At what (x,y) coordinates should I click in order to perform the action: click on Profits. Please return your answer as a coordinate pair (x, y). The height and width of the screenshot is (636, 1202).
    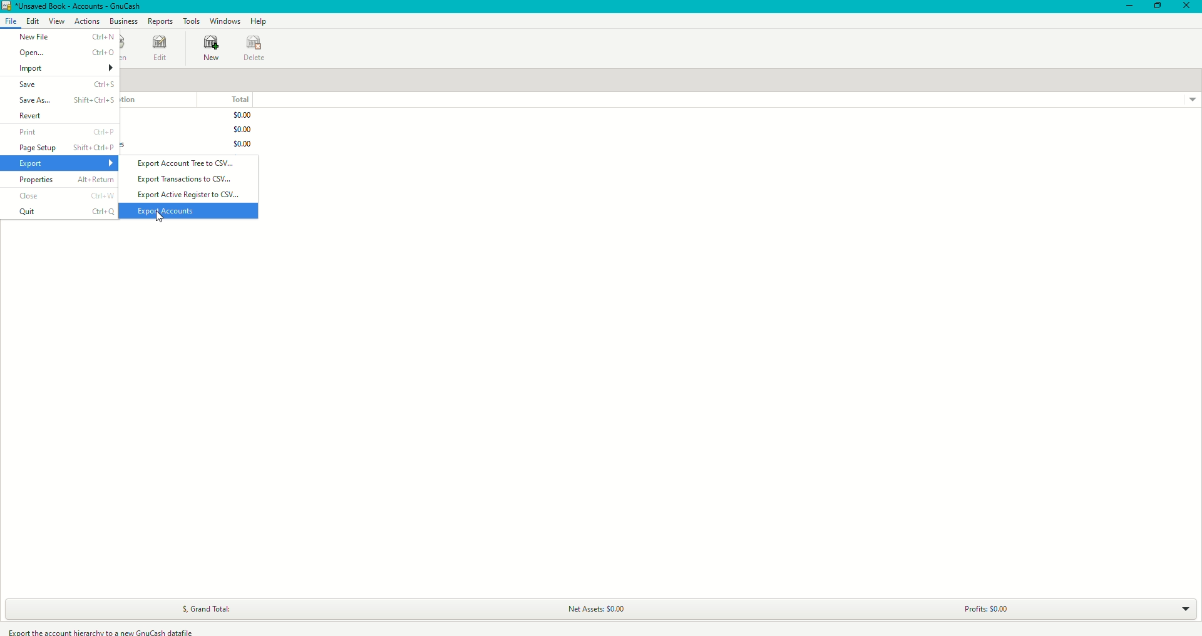
    Looking at the image, I should click on (984, 605).